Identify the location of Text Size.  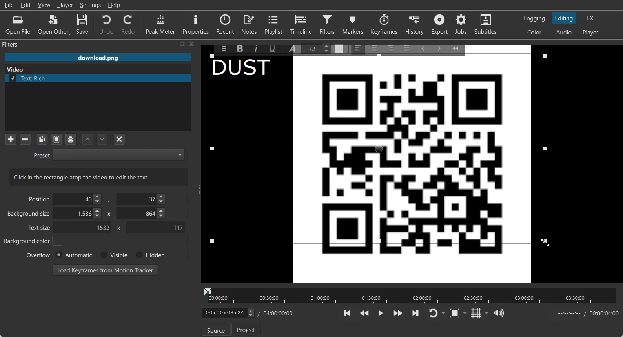
(318, 48).